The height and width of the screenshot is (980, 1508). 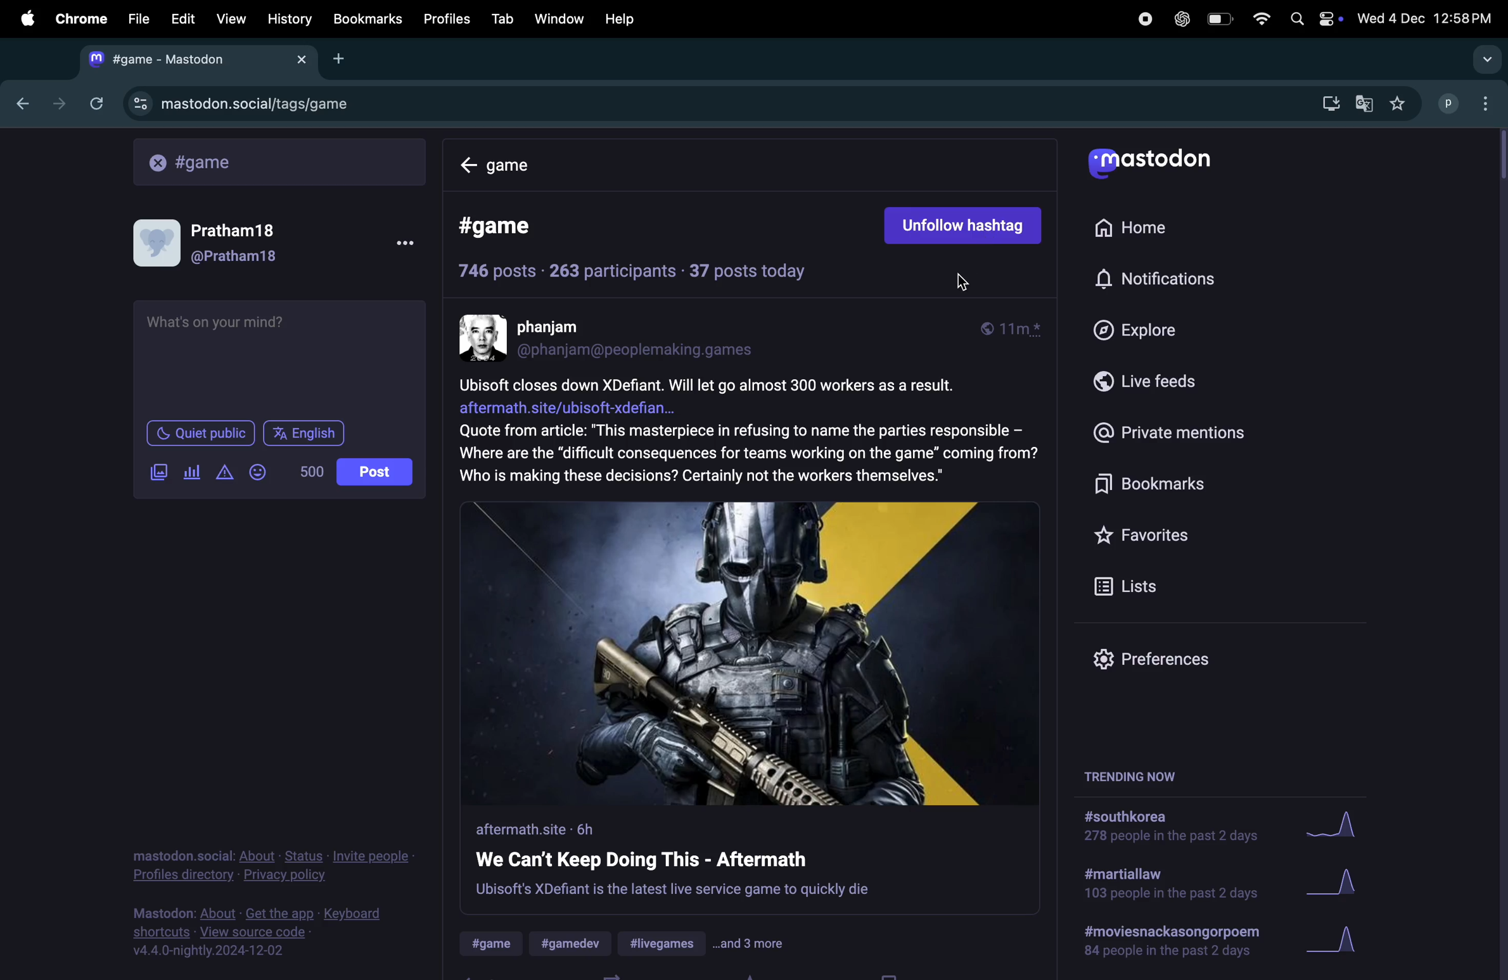 I want to click on post decription, so click(x=749, y=433).